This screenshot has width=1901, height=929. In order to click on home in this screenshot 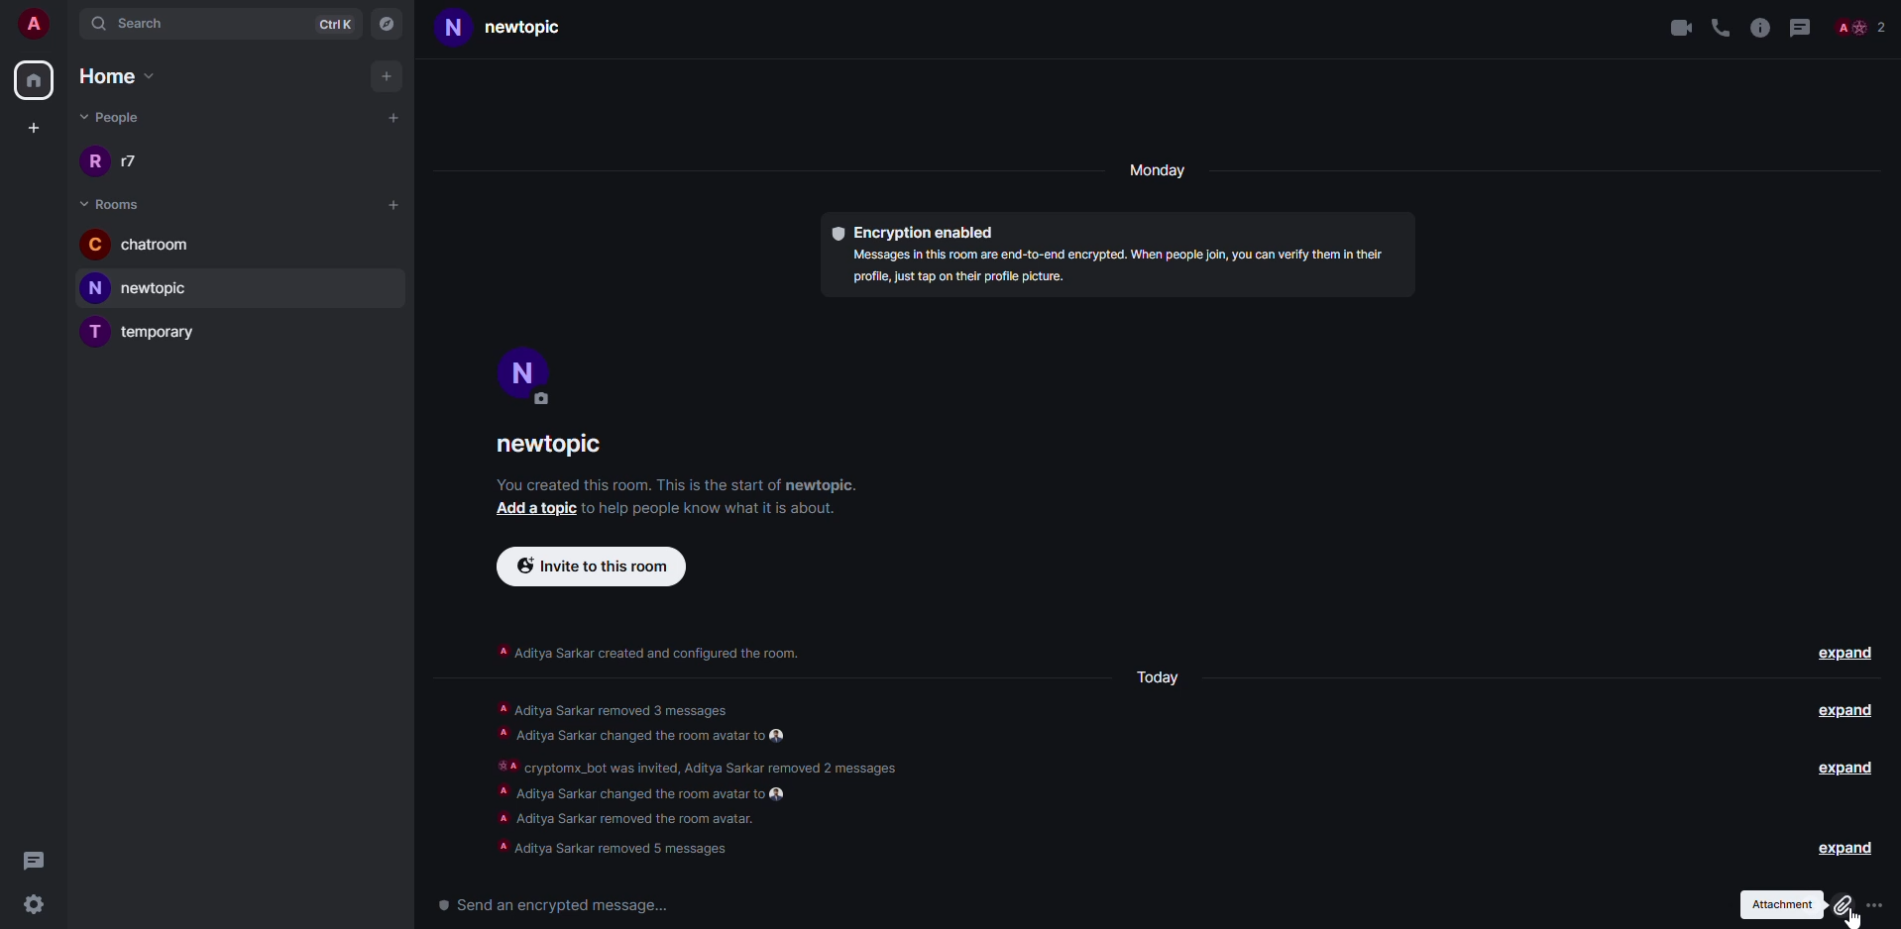, I will do `click(36, 80)`.